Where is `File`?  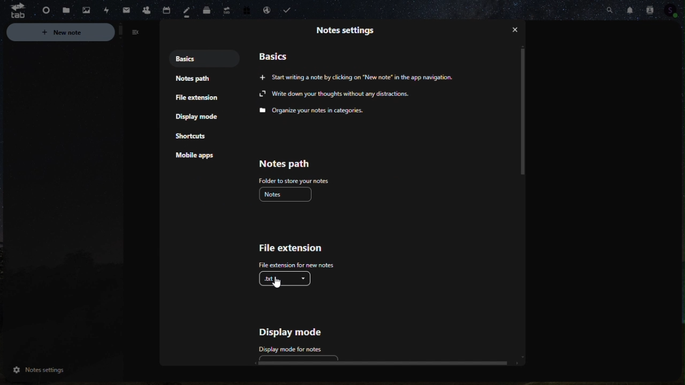
File is located at coordinates (62, 11).